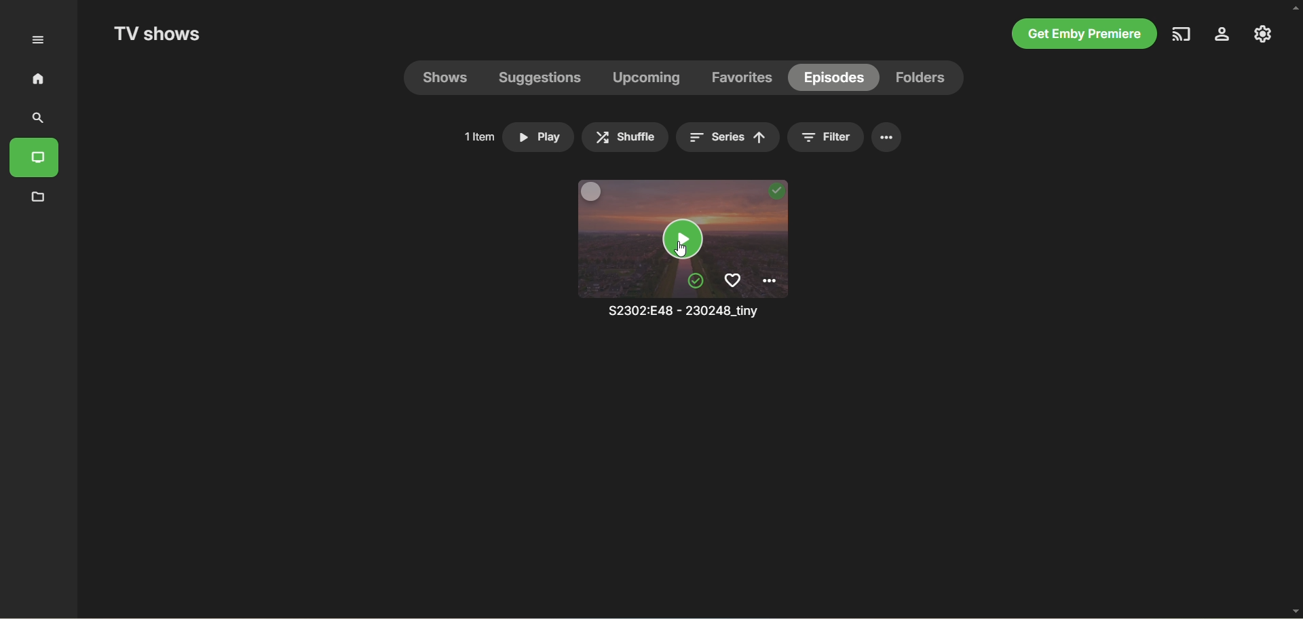 The width and height of the screenshot is (1303, 619). What do you see at coordinates (1223, 34) in the screenshot?
I see `settings` at bounding box center [1223, 34].